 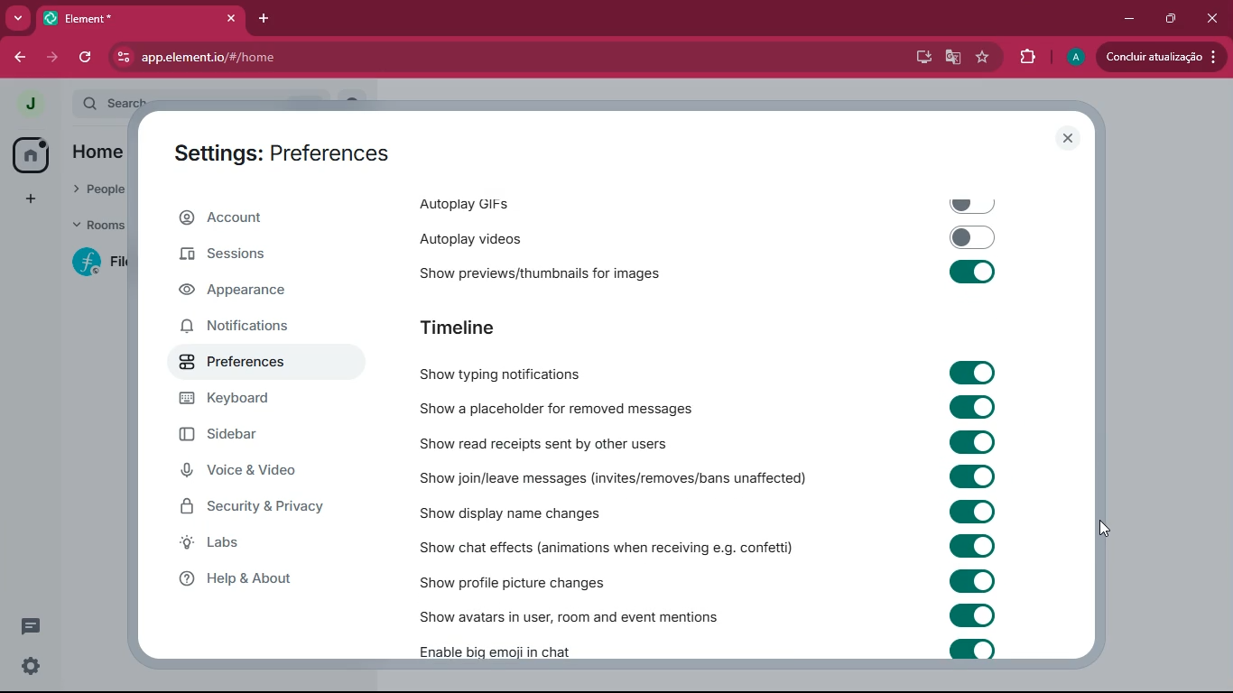 I want to click on extensions, so click(x=1027, y=57).